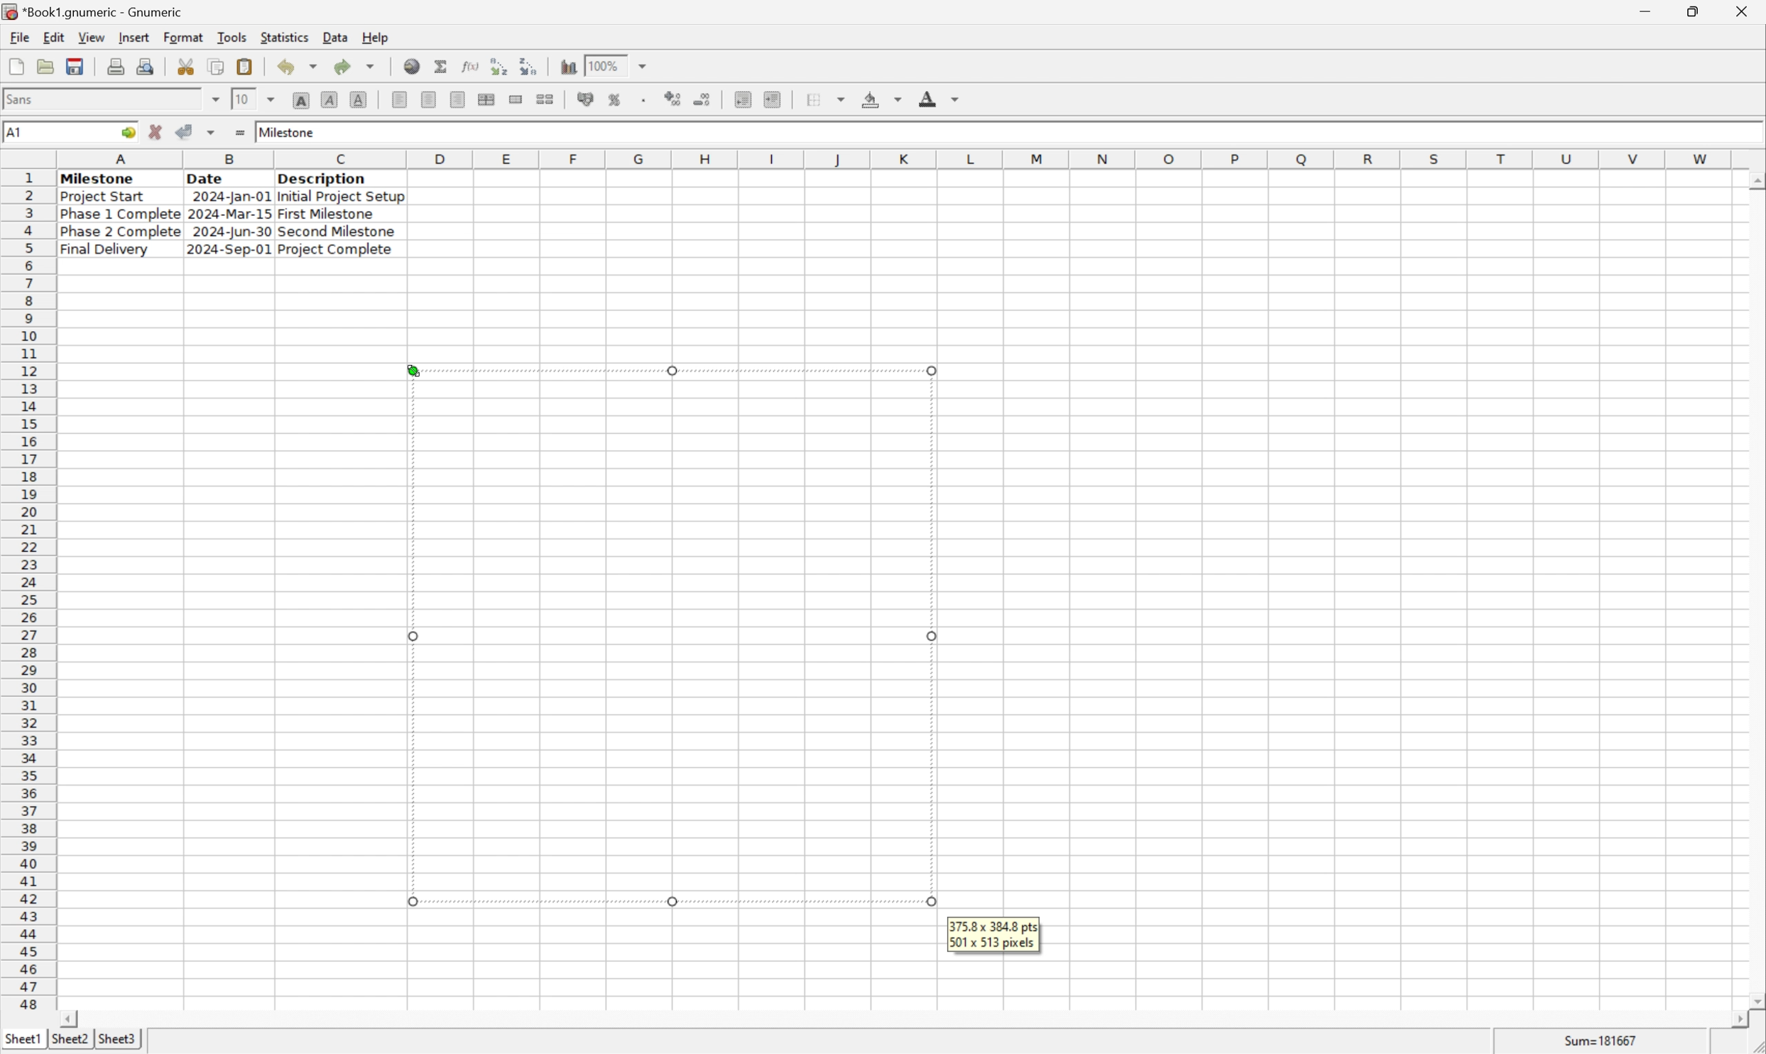 The width and height of the screenshot is (1766, 1054). What do you see at coordinates (567, 67) in the screenshot?
I see `insert chart` at bounding box center [567, 67].